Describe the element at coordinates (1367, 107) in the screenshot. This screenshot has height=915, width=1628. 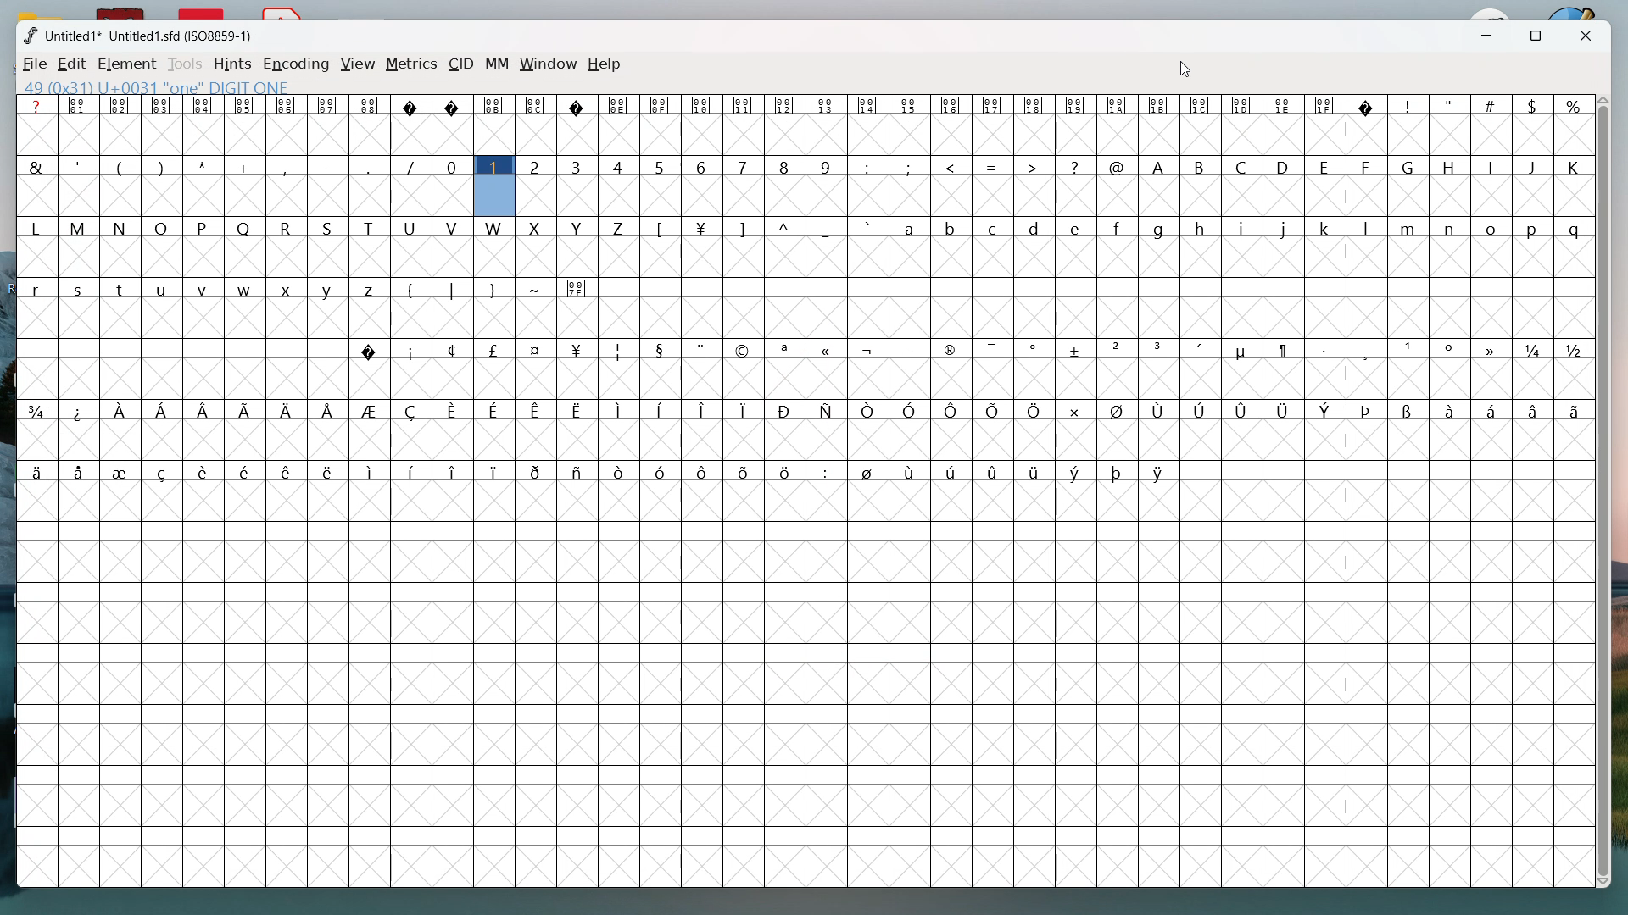
I see `symbol` at that location.